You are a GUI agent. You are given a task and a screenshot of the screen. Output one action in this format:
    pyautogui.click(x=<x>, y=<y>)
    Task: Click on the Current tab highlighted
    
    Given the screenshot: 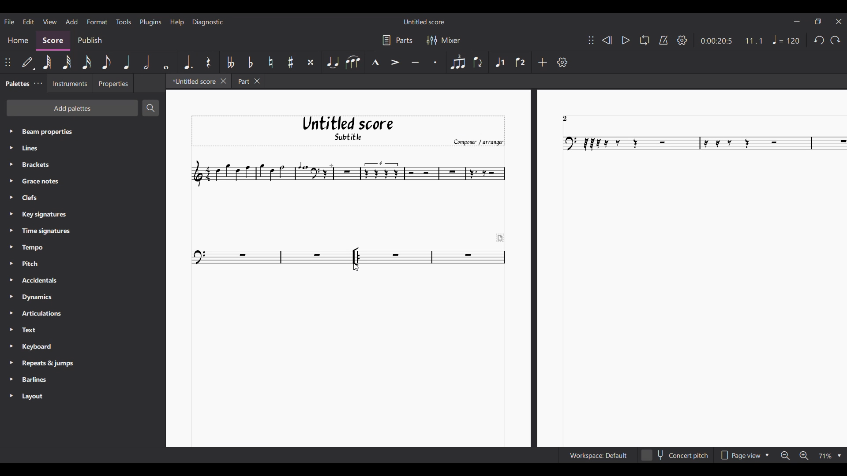 What is the action you would take?
    pyautogui.click(x=192, y=81)
    